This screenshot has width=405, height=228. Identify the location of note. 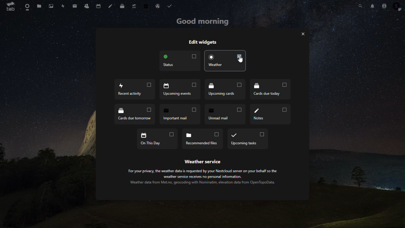
(110, 6).